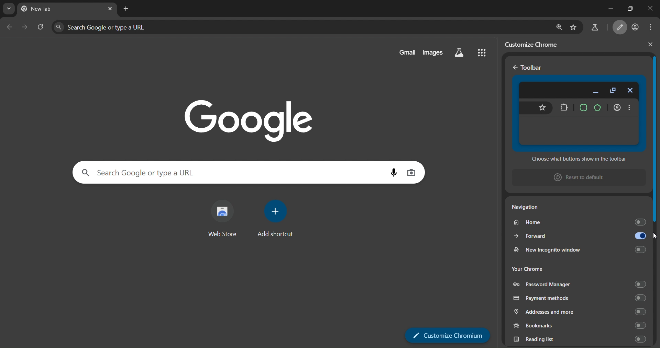  Describe the element at coordinates (434, 52) in the screenshot. I see `images` at that location.